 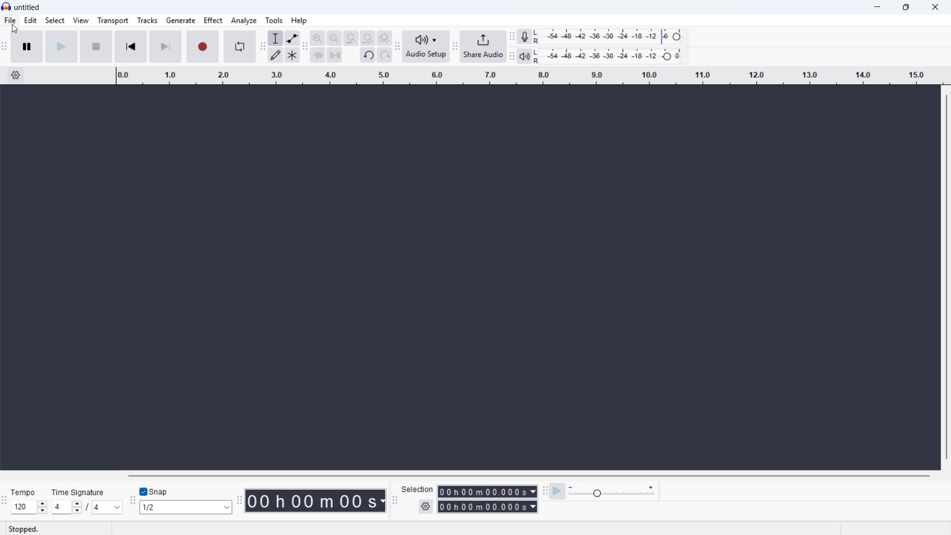 I want to click on Playback level , so click(x=610, y=56).